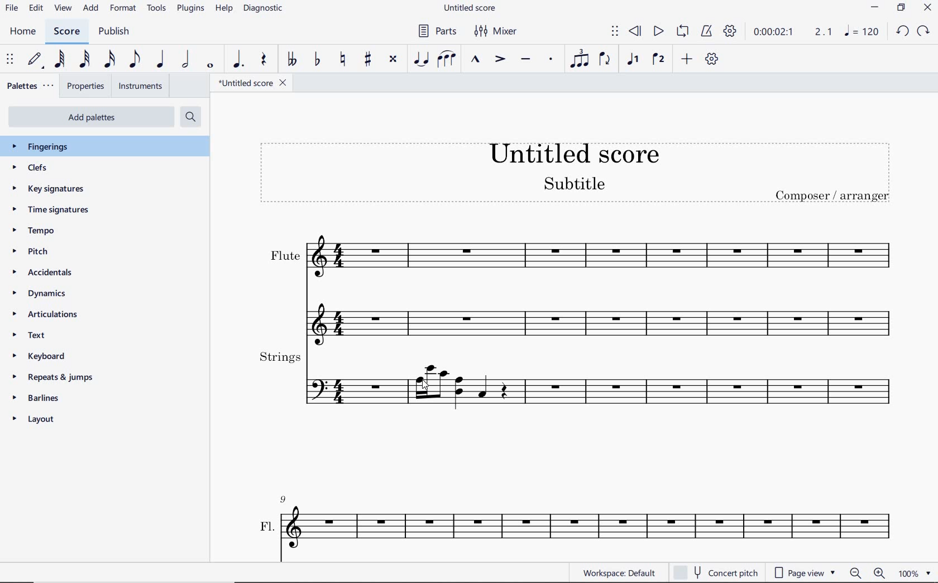 This screenshot has width=938, height=583. What do you see at coordinates (36, 60) in the screenshot?
I see `default (step time)` at bounding box center [36, 60].